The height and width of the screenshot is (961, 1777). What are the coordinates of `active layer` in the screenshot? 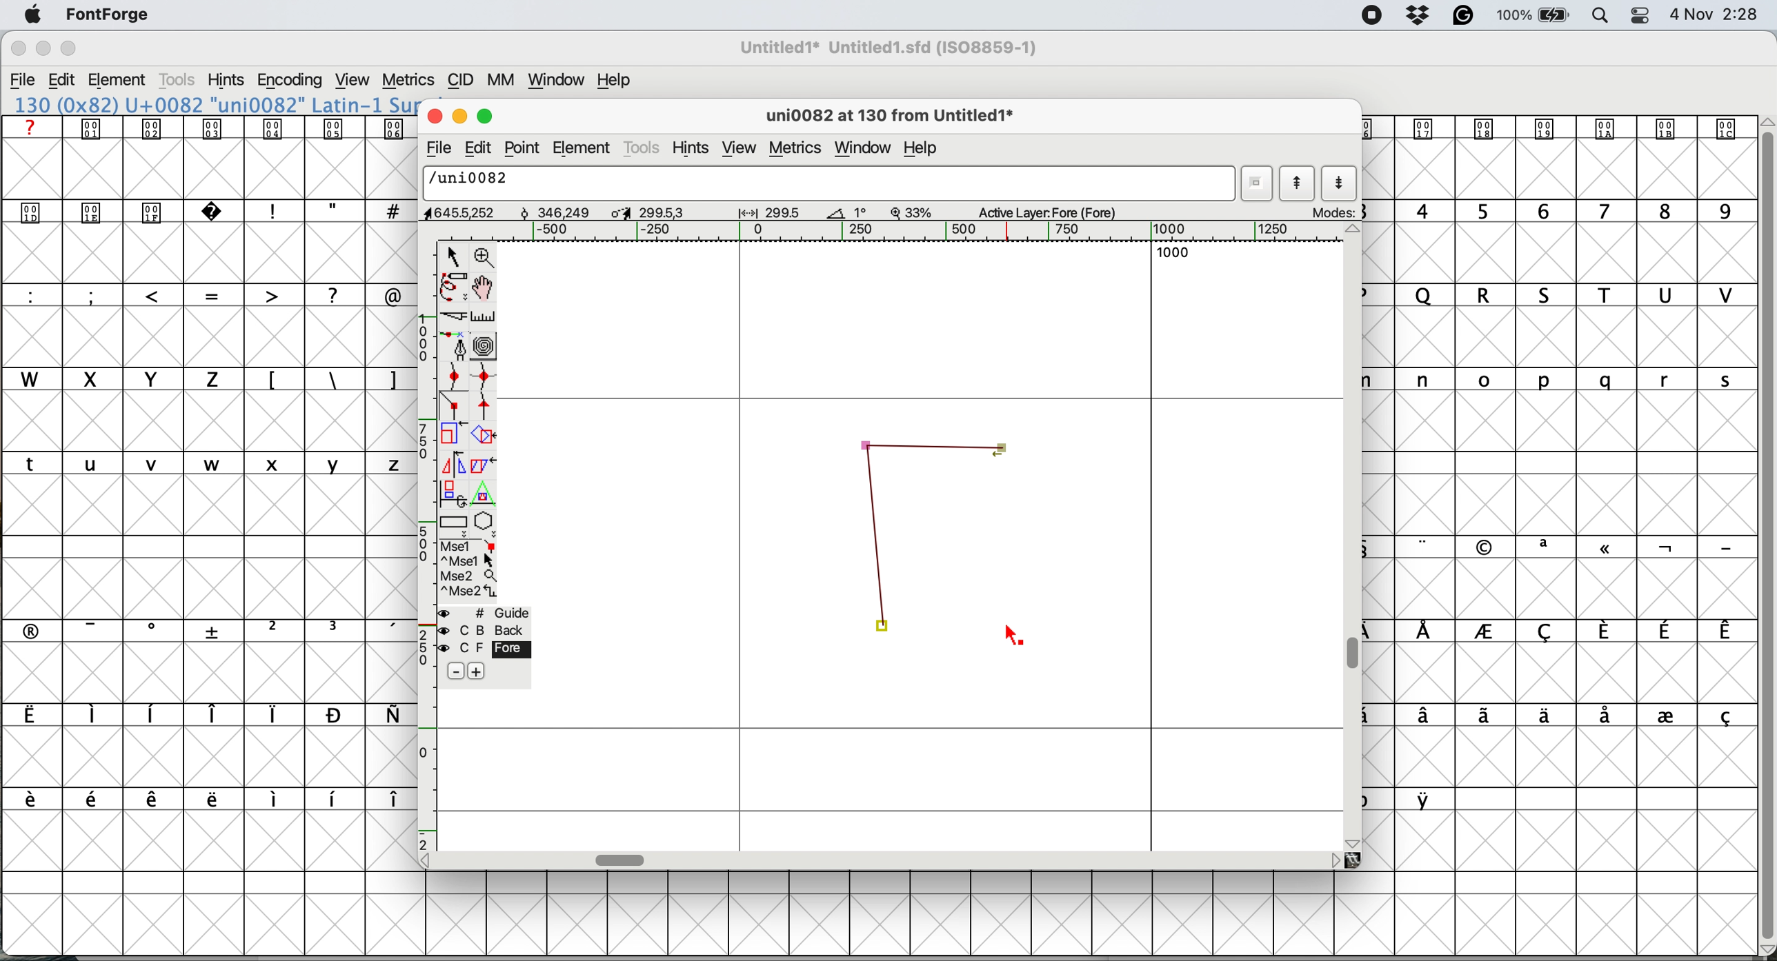 It's located at (1061, 211).